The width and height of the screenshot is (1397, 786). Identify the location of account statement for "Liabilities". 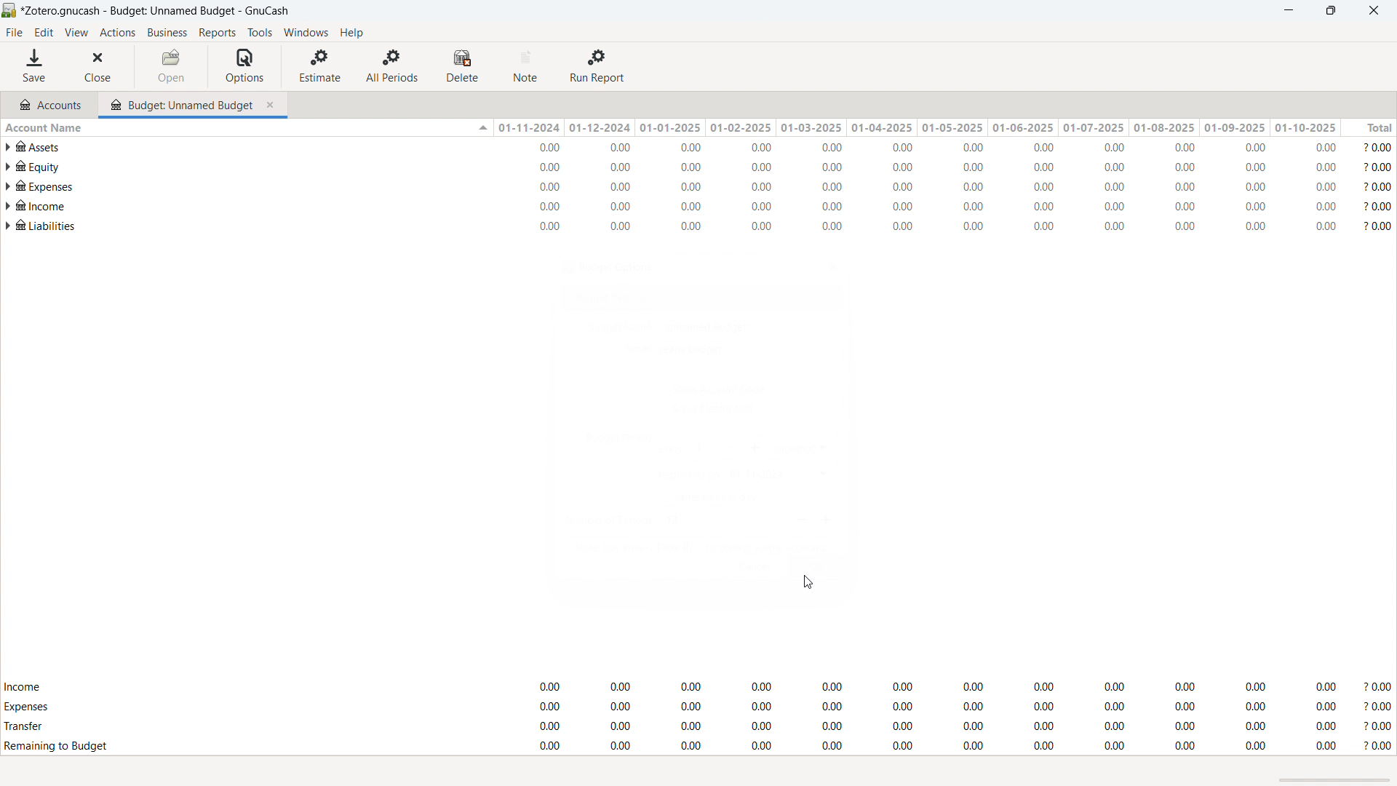
(707, 226).